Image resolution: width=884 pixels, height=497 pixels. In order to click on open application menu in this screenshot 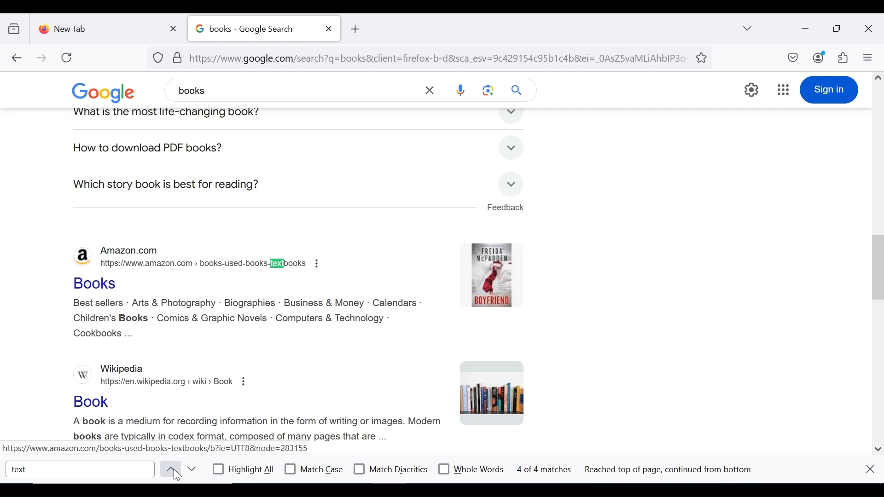, I will do `click(867, 58)`.